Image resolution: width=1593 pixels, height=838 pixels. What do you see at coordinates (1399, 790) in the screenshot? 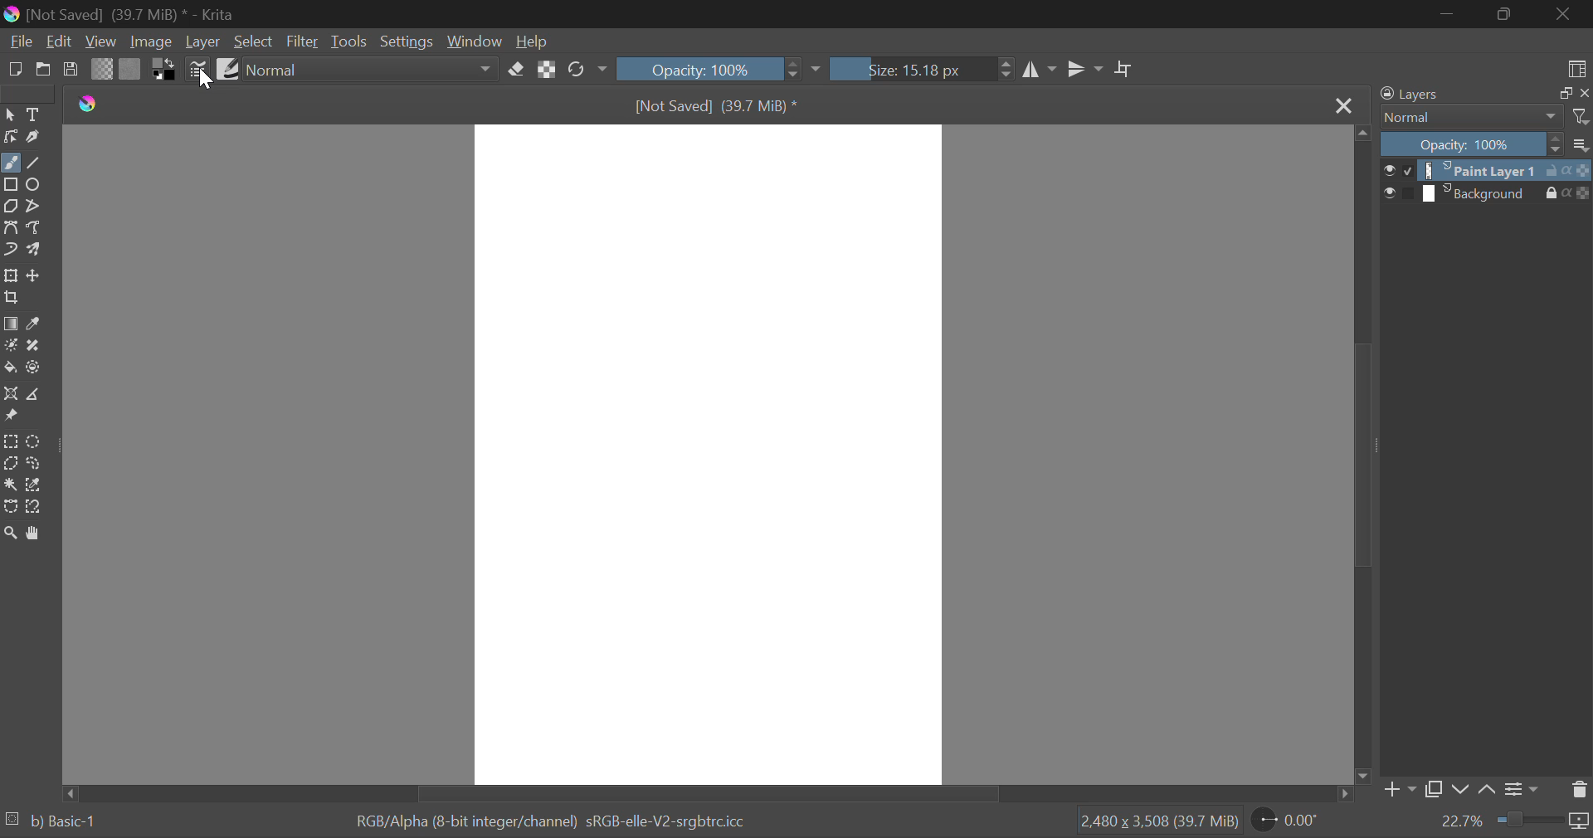
I see `Add Layer` at bounding box center [1399, 790].